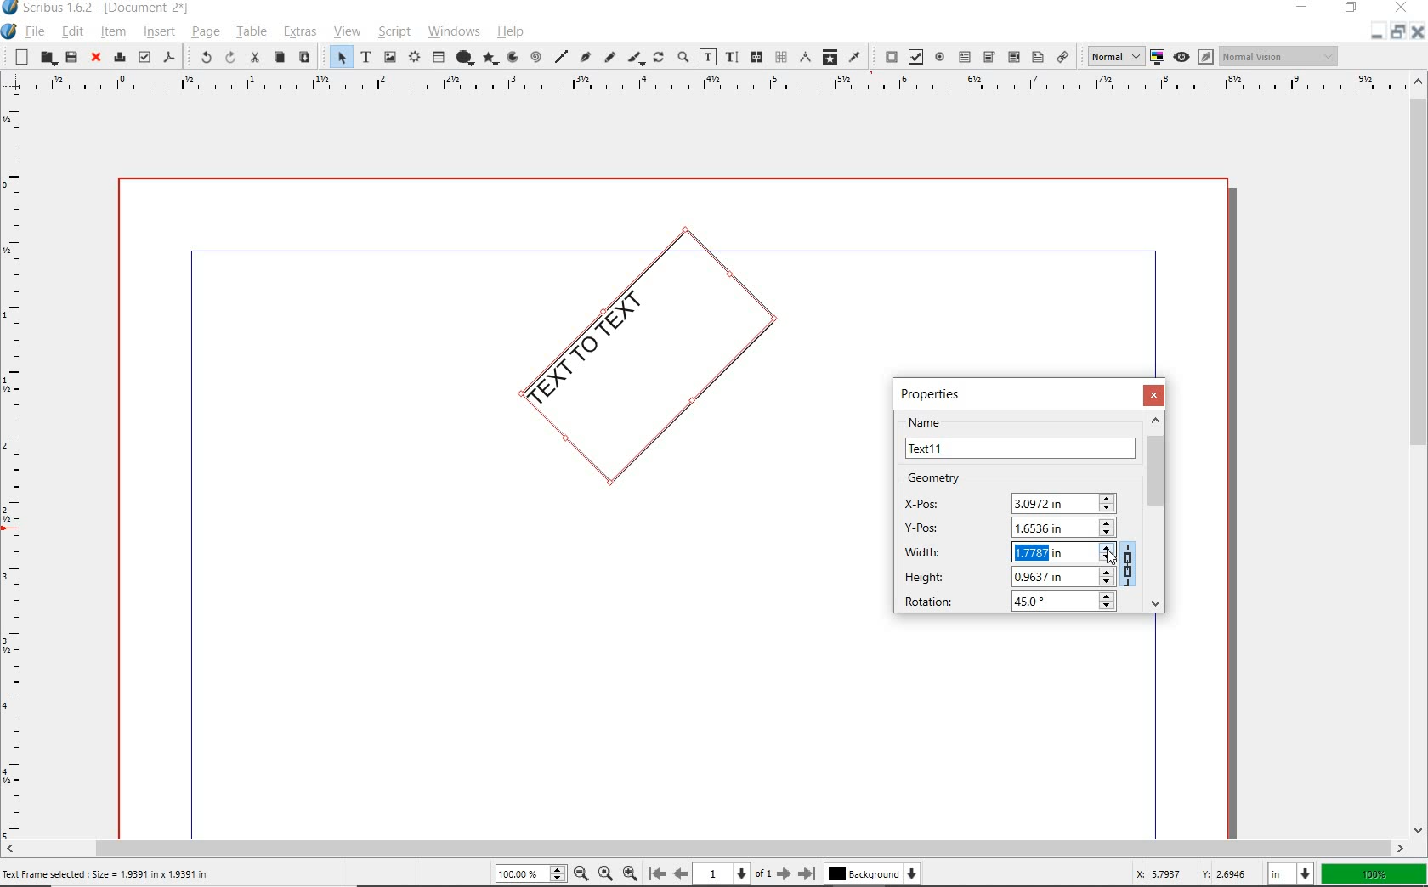 Image resolution: width=1428 pixels, height=887 pixels. Describe the element at coordinates (586, 873) in the screenshot. I see `zoom out` at that location.